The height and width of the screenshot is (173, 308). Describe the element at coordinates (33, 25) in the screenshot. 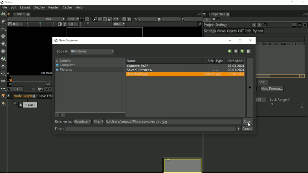

I see `Gain` at that location.